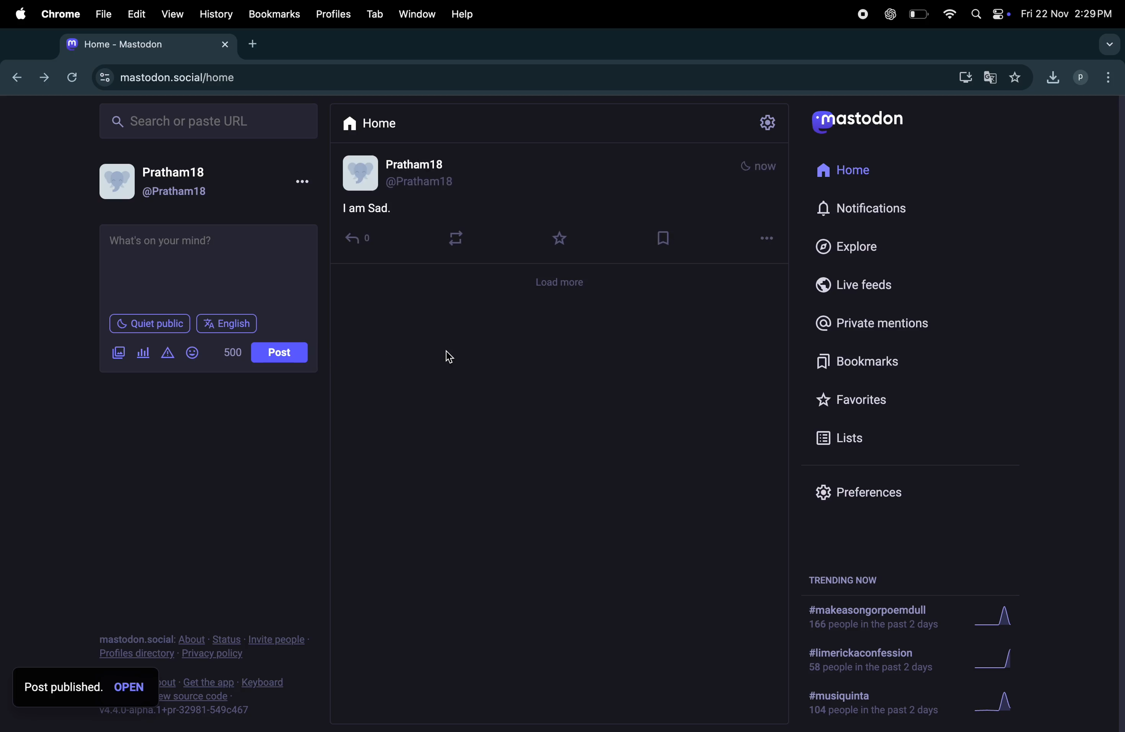 This screenshot has width=1125, height=732. Describe the element at coordinates (301, 183) in the screenshot. I see `more options` at that location.